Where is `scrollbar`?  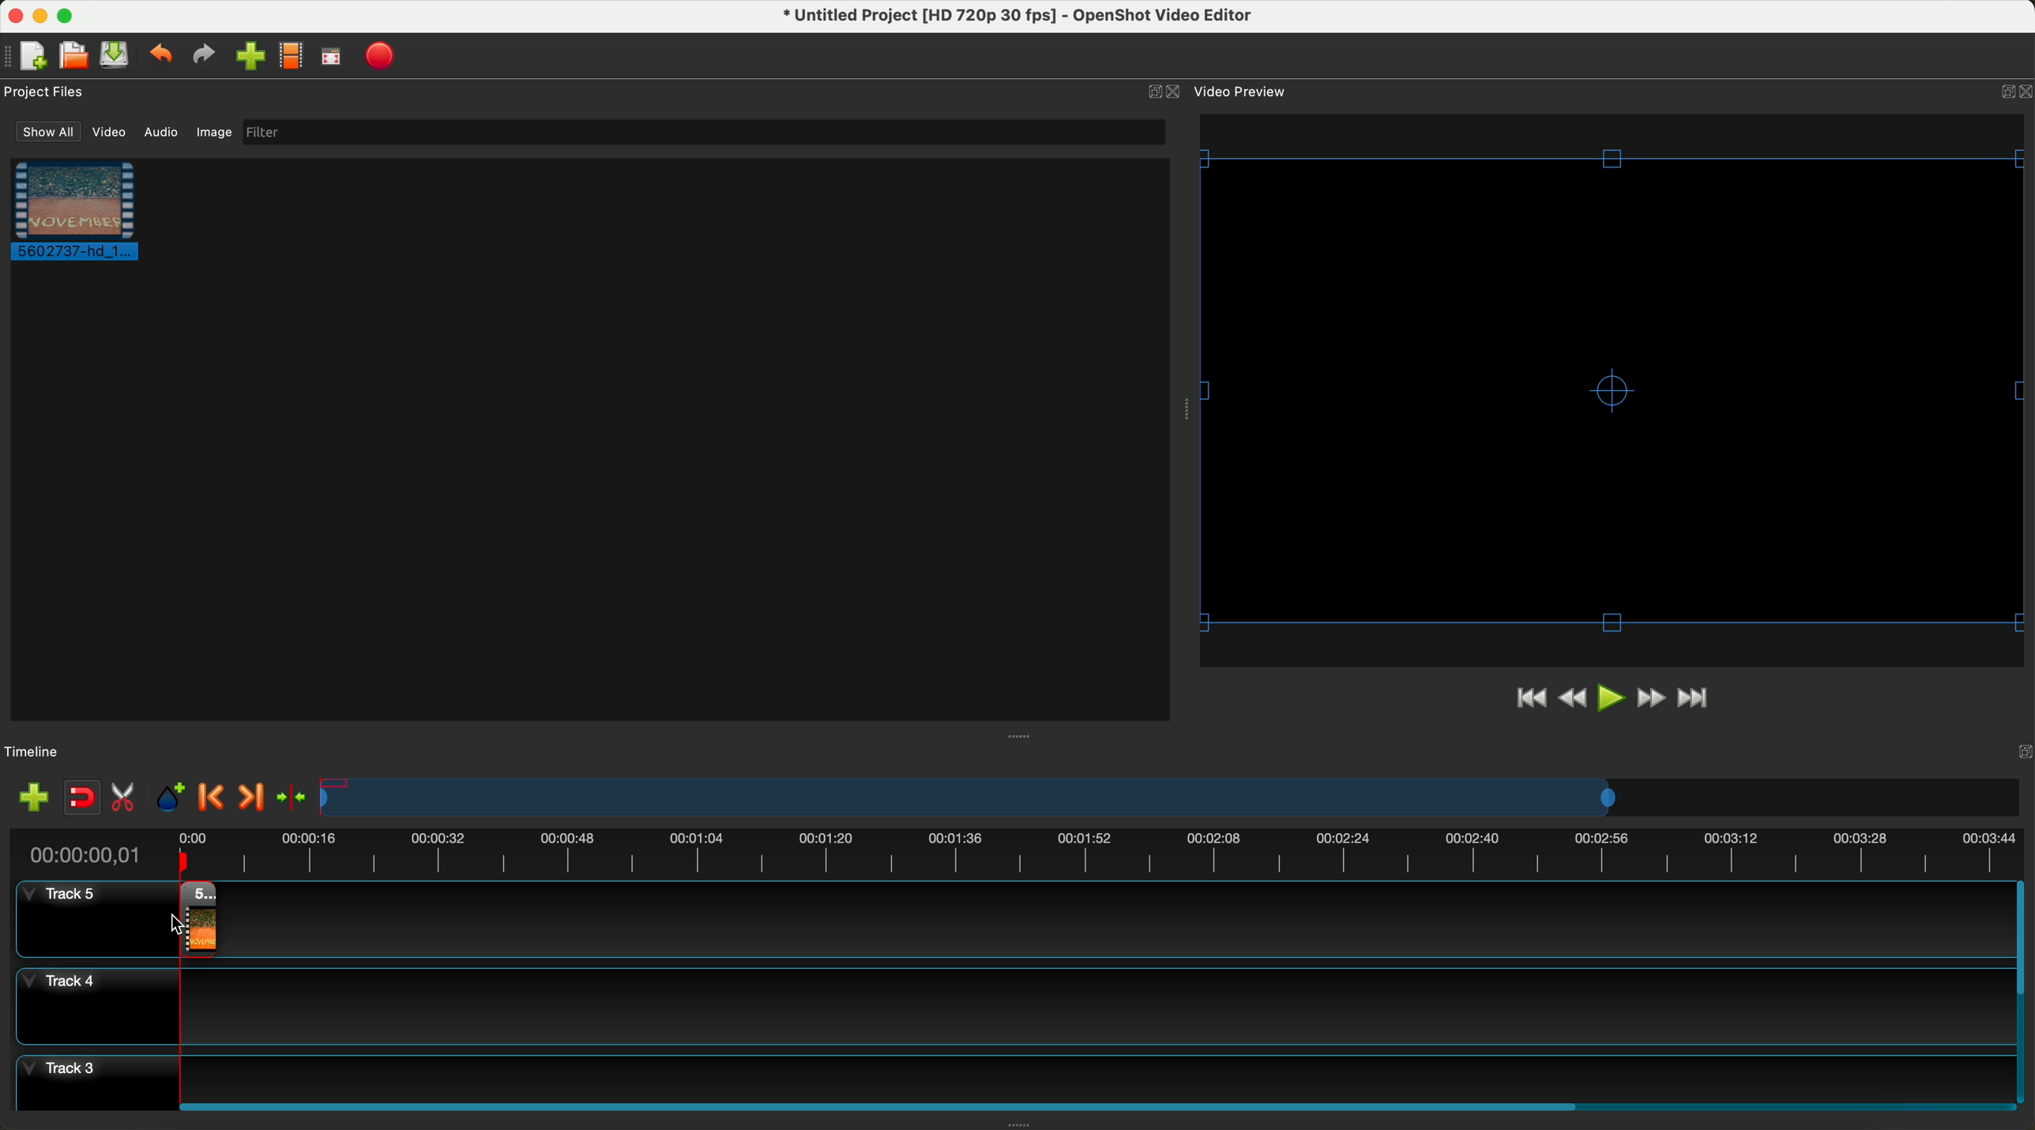
scrollbar is located at coordinates (2022, 989).